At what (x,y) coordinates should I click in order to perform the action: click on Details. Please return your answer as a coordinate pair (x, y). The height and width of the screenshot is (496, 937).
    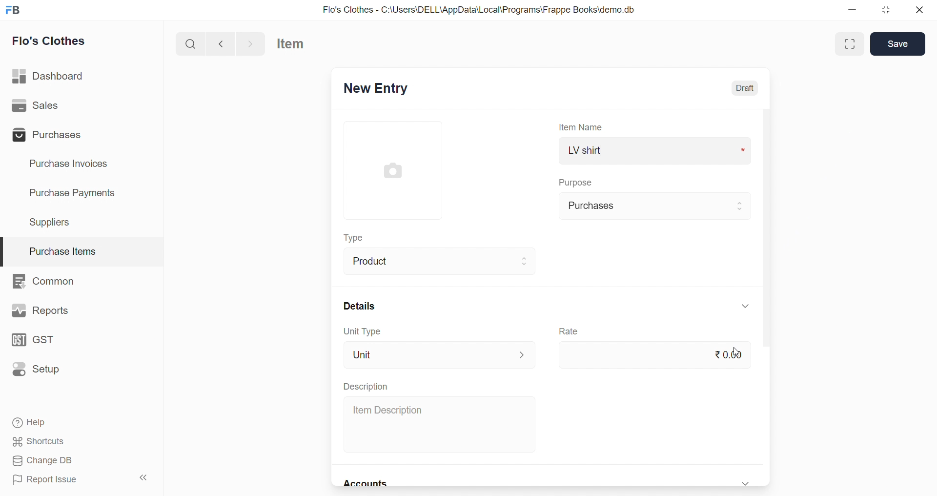
    Looking at the image, I should click on (357, 306).